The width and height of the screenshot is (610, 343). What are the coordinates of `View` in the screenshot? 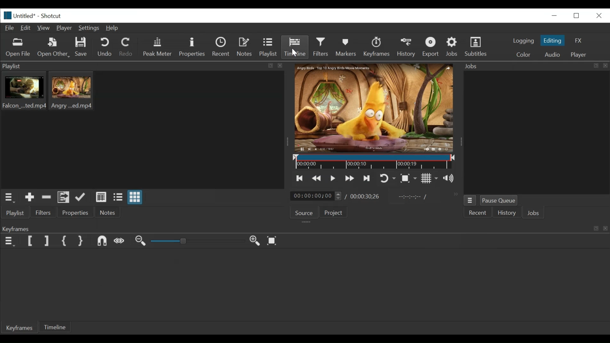 It's located at (44, 28).